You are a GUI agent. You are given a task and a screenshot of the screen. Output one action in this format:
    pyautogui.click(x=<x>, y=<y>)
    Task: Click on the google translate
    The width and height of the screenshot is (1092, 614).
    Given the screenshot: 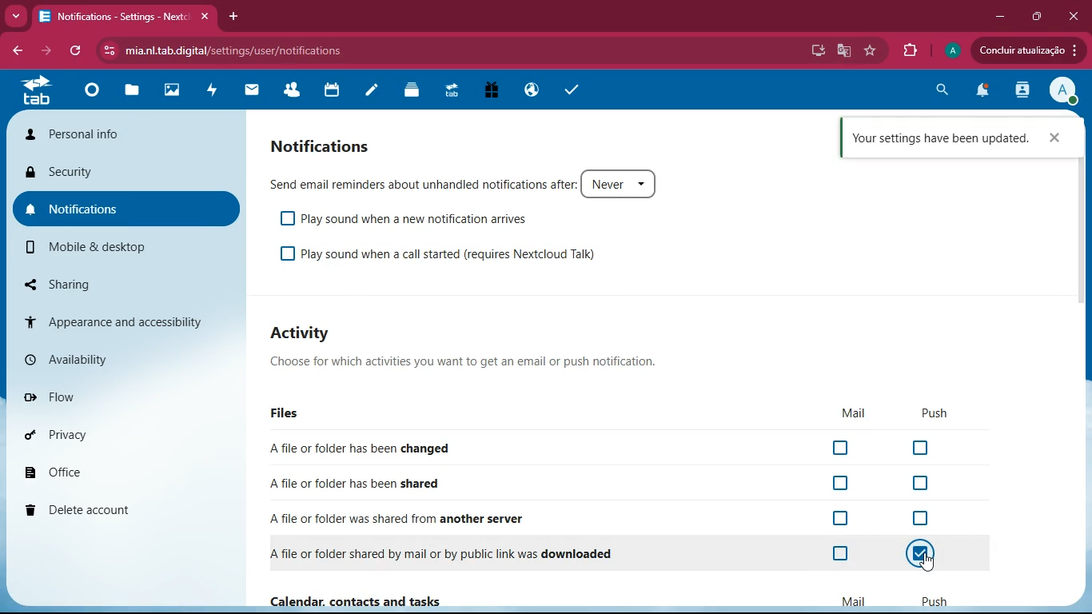 What is the action you would take?
    pyautogui.click(x=843, y=50)
    